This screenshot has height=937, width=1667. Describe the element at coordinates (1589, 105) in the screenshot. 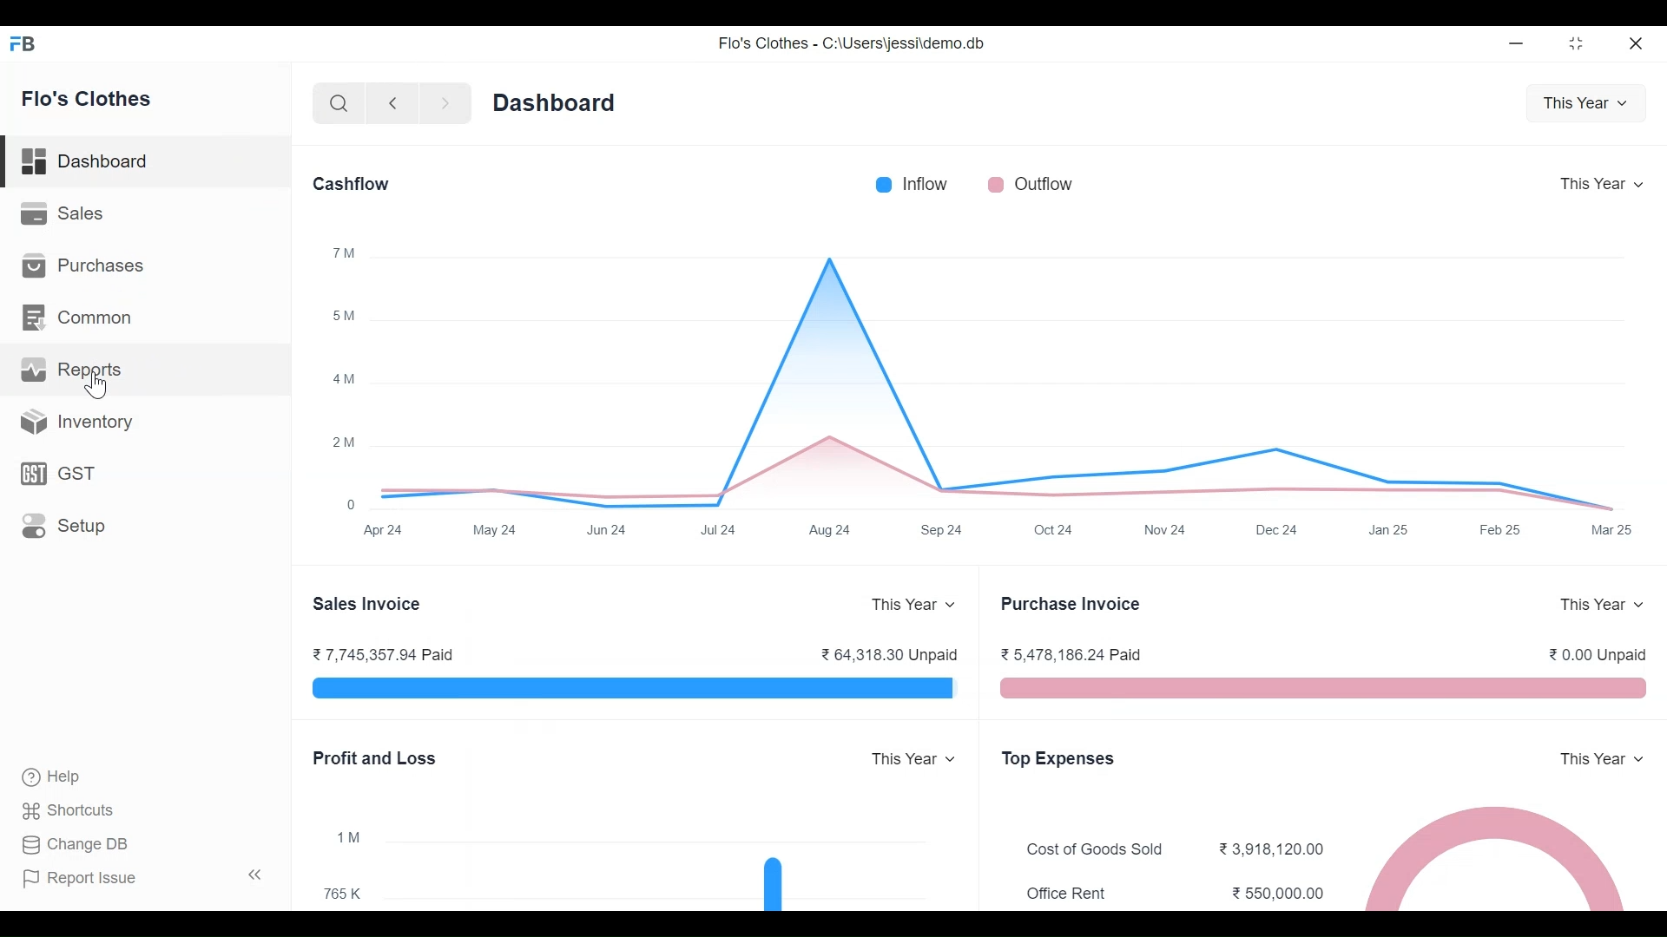

I see `This Year ` at that location.